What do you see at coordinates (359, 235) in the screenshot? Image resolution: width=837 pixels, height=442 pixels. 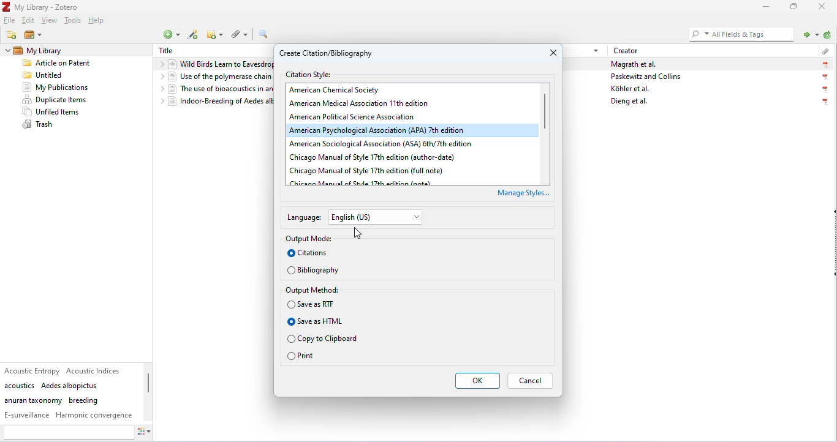 I see `cursor` at bounding box center [359, 235].